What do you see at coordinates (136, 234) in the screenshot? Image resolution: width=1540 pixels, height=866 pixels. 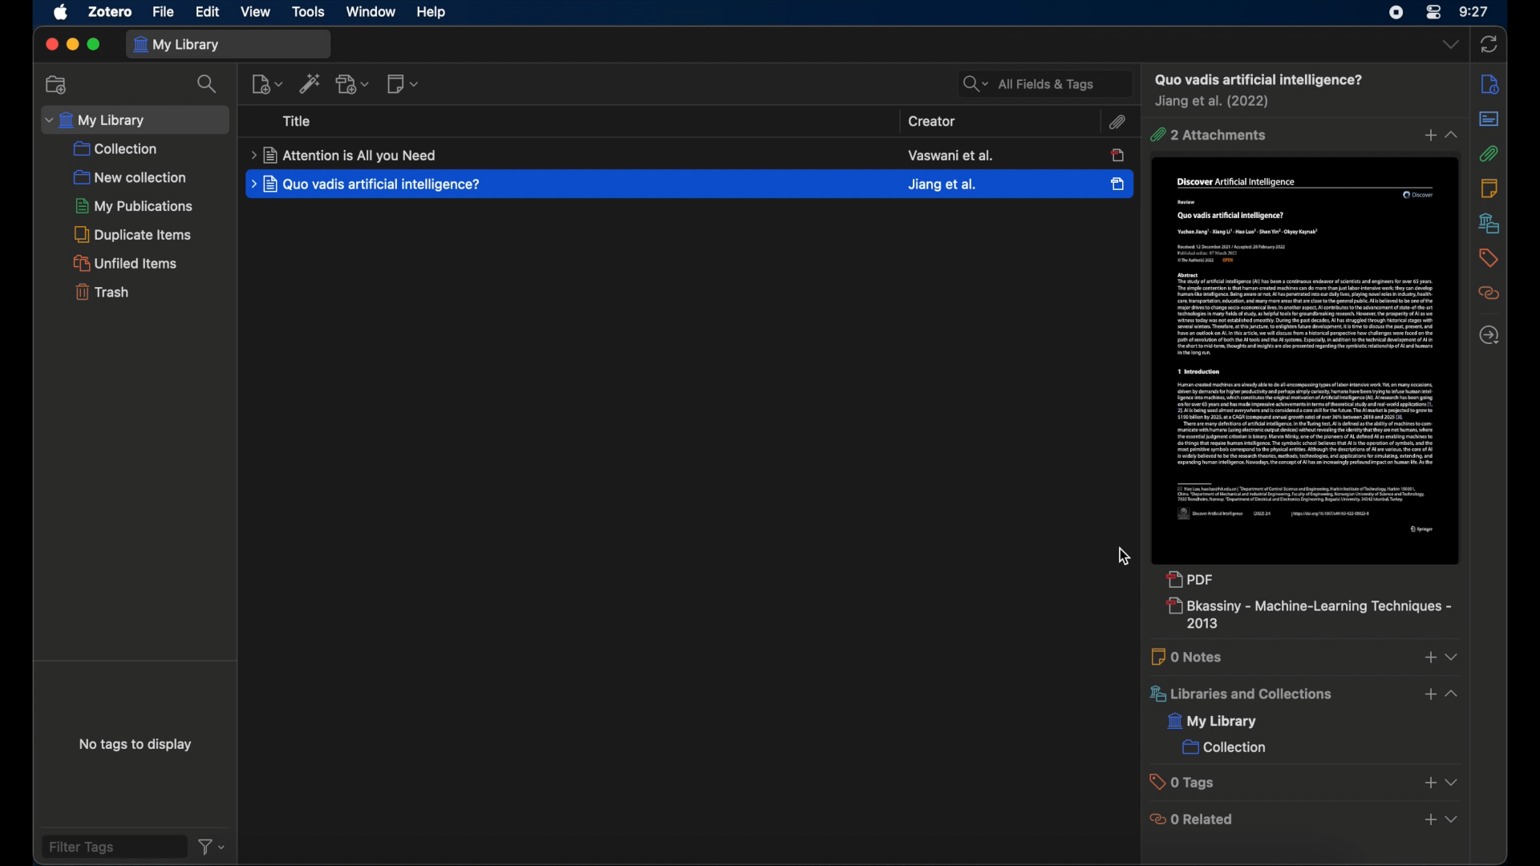 I see `duplicate items` at bounding box center [136, 234].